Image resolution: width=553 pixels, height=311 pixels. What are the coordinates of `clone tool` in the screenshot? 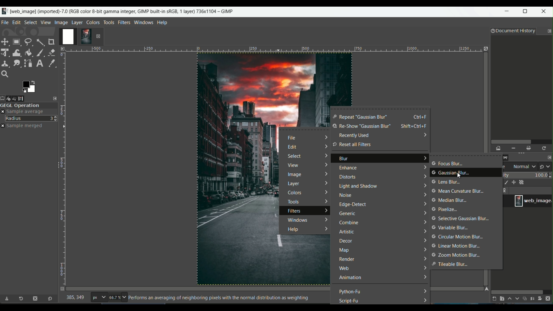 It's located at (5, 63).